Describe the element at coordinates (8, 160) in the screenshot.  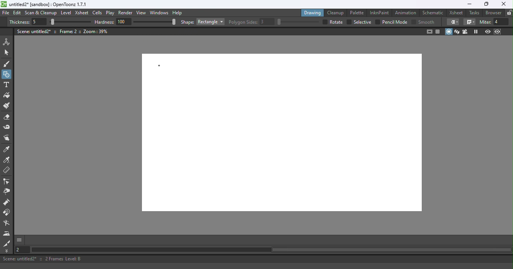
I see `RGB picker tool` at that location.